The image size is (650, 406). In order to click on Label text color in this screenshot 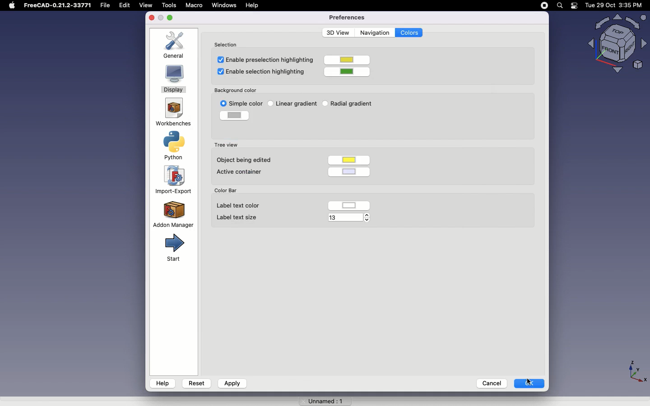, I will do `click(239, 206)`.